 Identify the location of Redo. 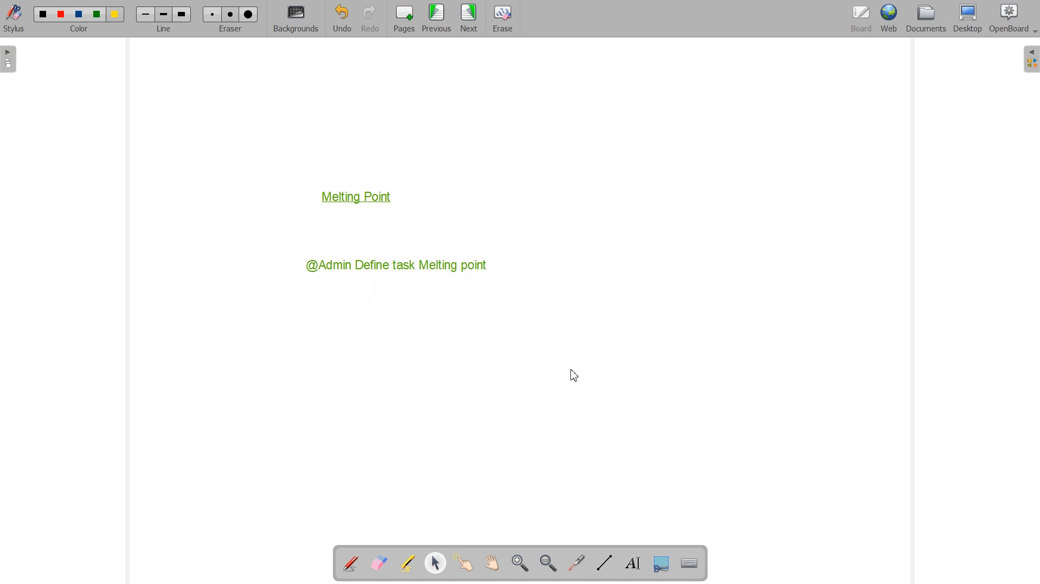
(370, 18).